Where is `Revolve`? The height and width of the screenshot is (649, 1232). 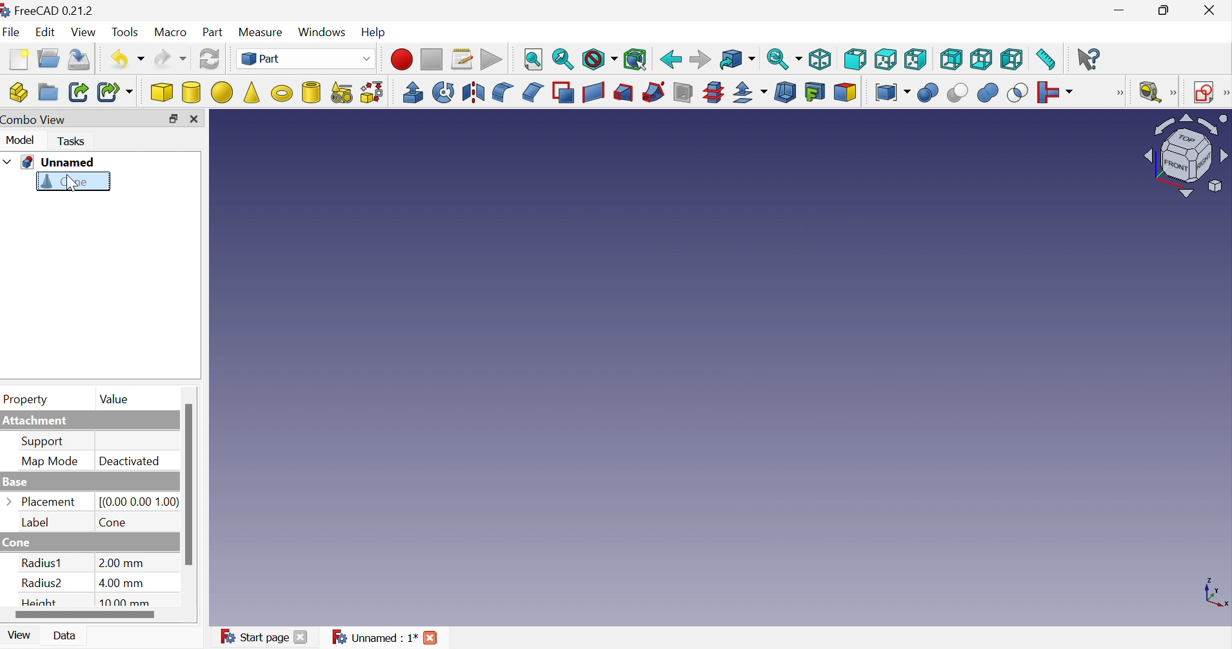 Revolve is located at coordinates (442, 92).